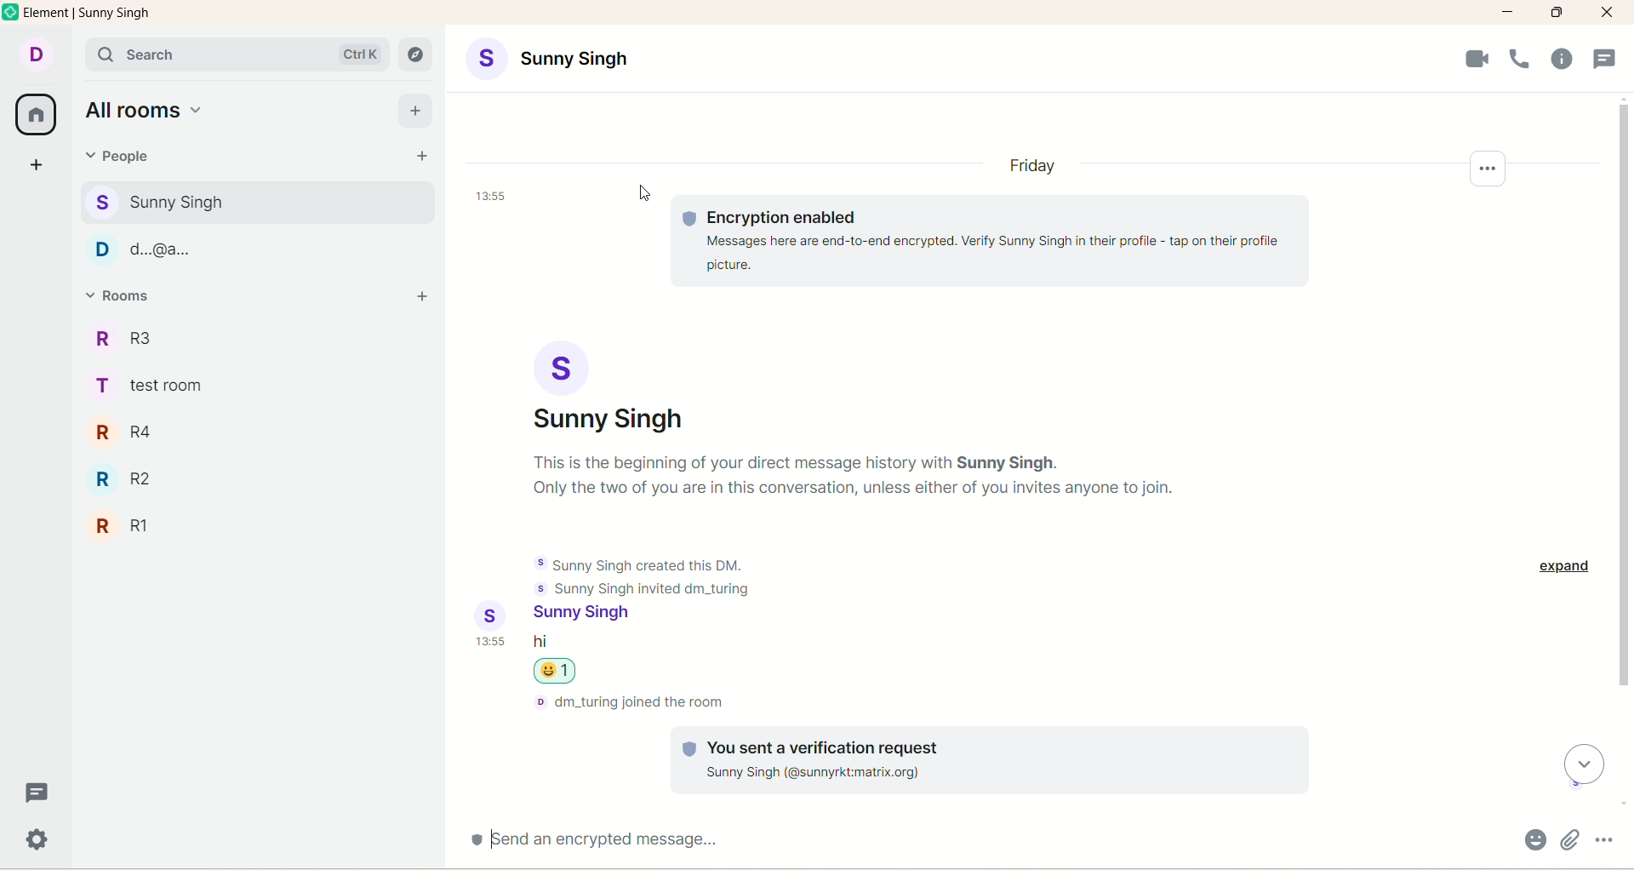  Describe the element at coordinates (547, 59) in the screenshot. I see `account` at that location.